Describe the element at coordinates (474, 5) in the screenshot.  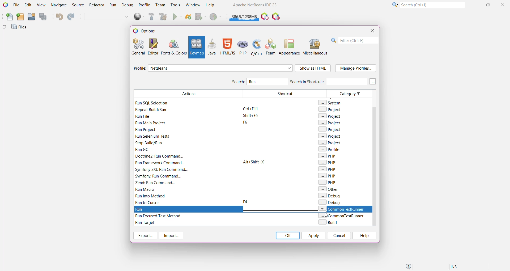
I see `Minimize` at that location.